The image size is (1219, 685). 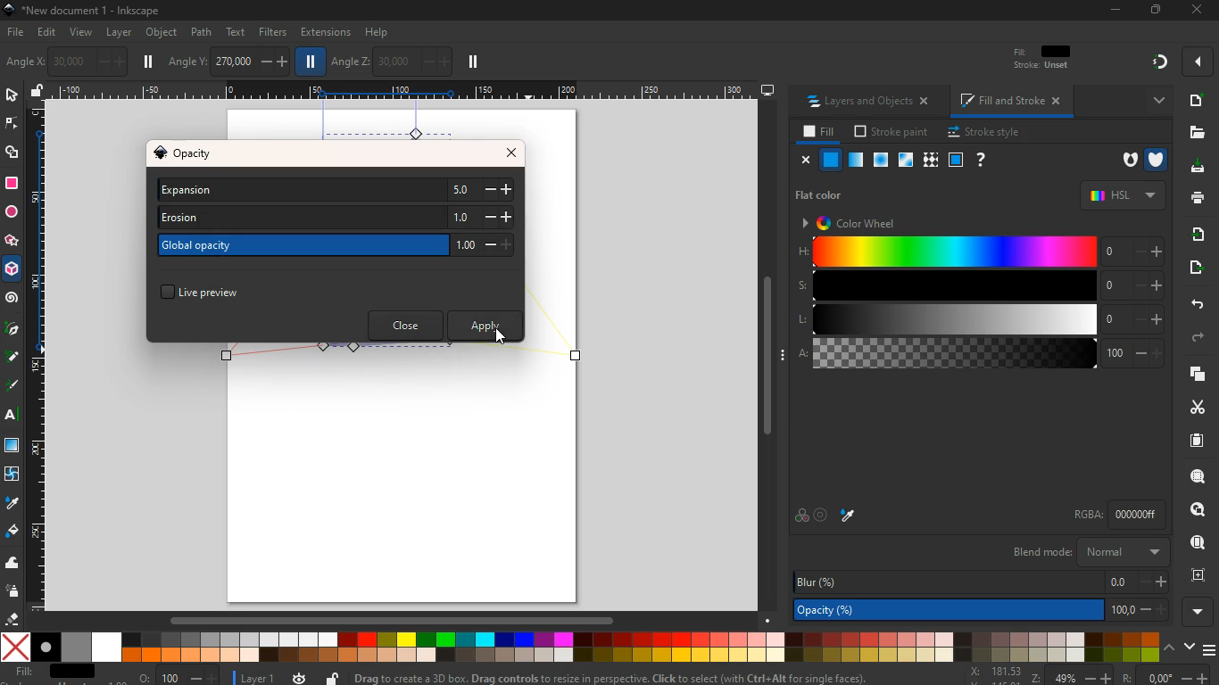 I want to click on pause, so click(x=311, y=62).